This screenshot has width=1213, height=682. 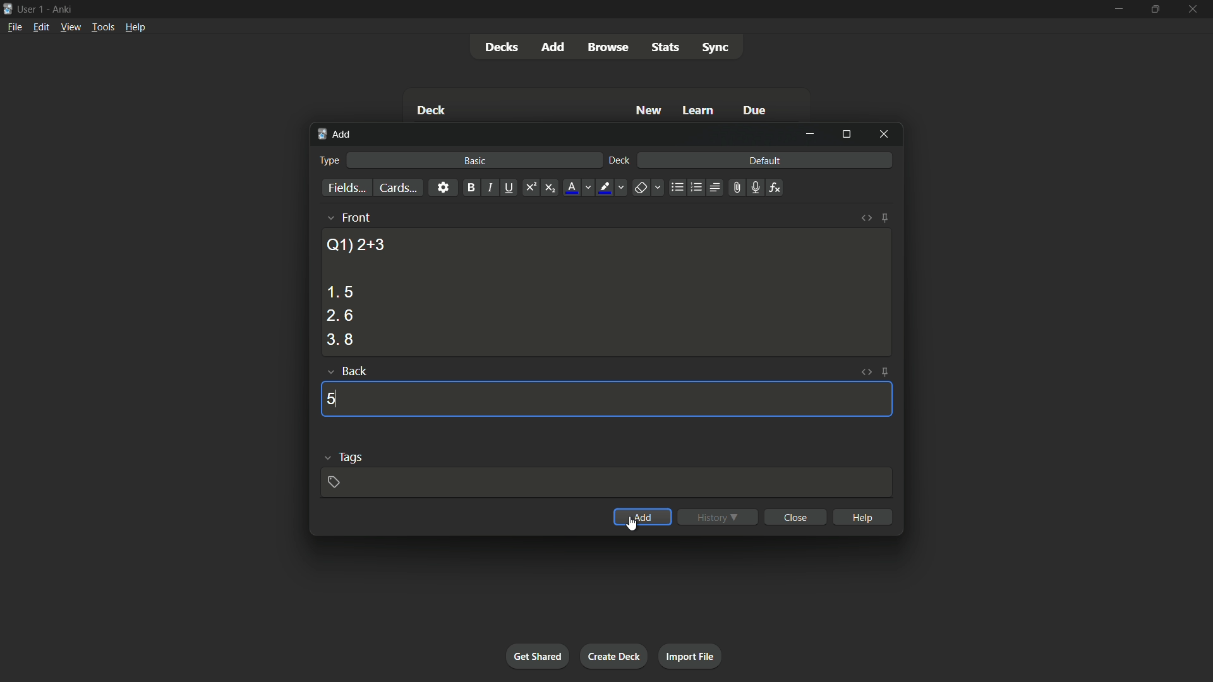 What do you see at coordinates (332, 398) in the screenshot?
I see `answer` at bounding box center [332, 398].